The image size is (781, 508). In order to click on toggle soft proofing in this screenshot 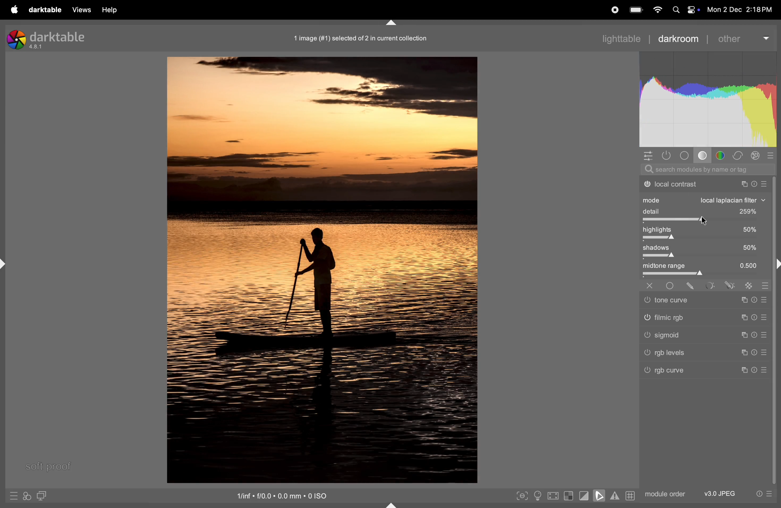, I will do `click(598, 495)`.